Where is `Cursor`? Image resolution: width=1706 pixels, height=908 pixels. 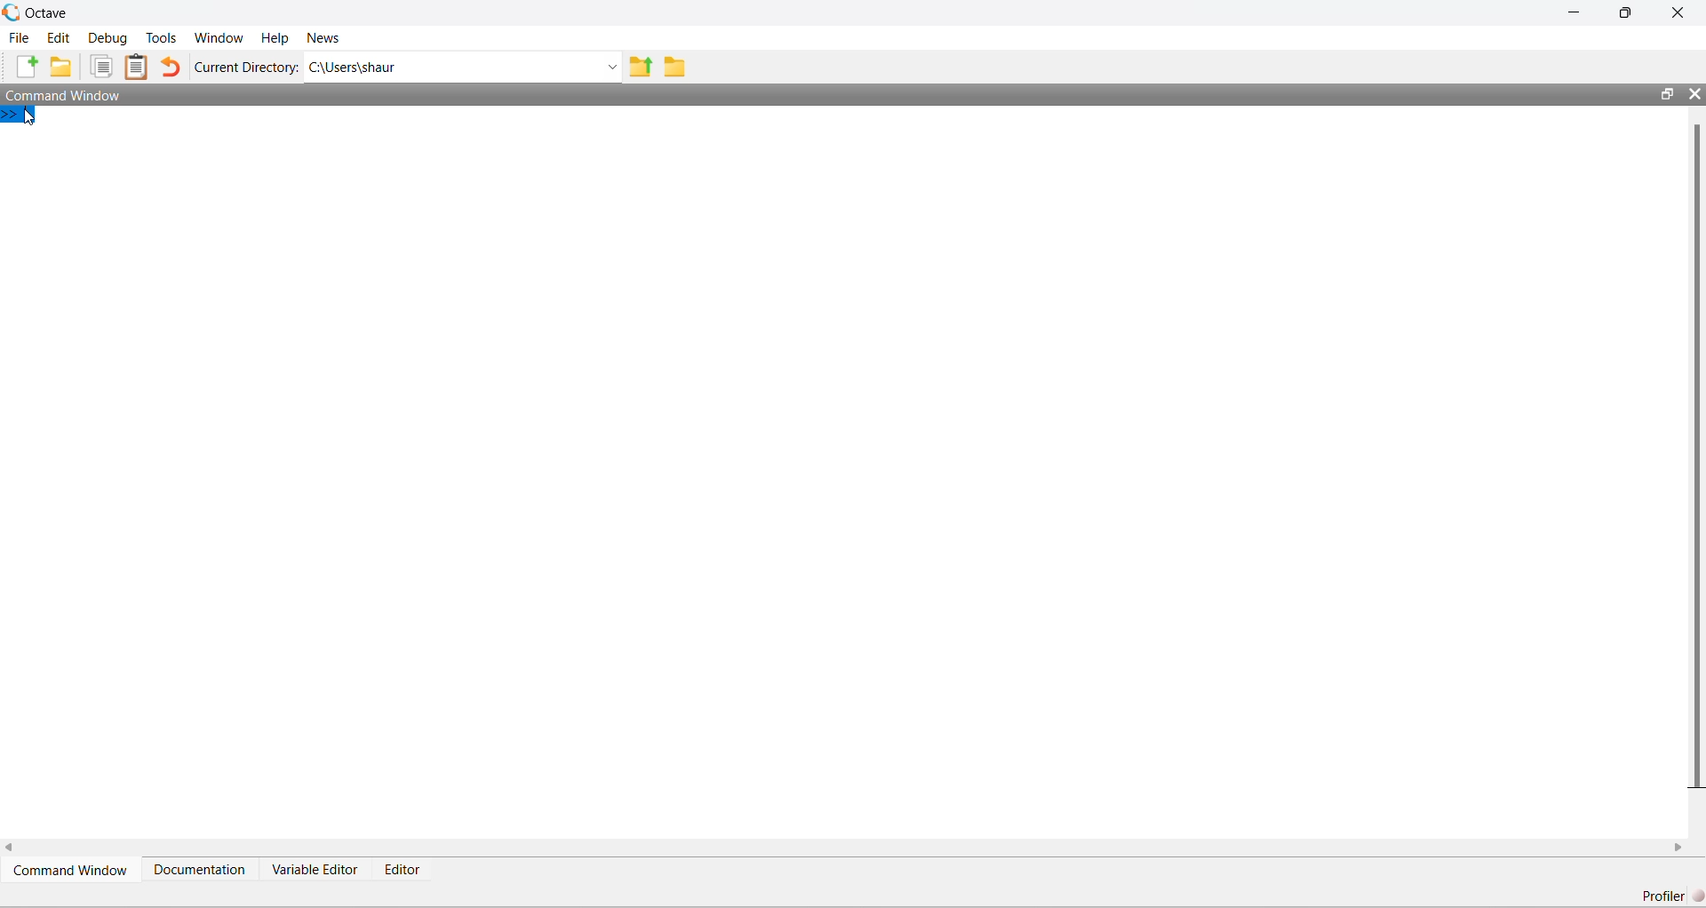
Cursor is located at coordinates (29, 119).